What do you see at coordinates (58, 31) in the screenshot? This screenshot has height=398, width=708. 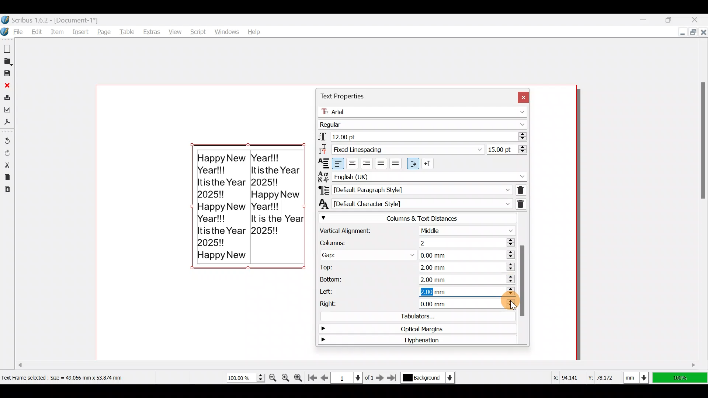 I see `Item` at bounding box center [58, 31].